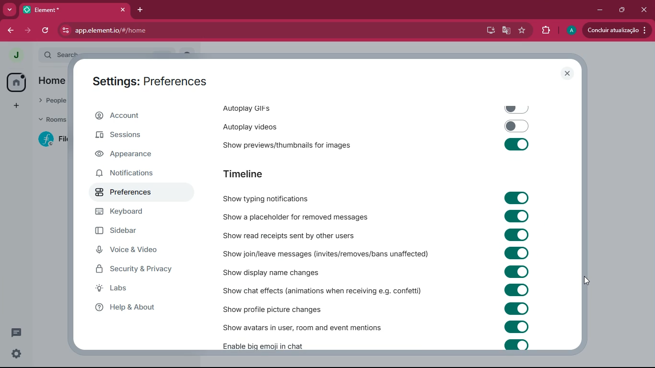  What do you see at coordinates (279, 174) in the screenshot?
I see `timeline` at bounding box center [279, 174].